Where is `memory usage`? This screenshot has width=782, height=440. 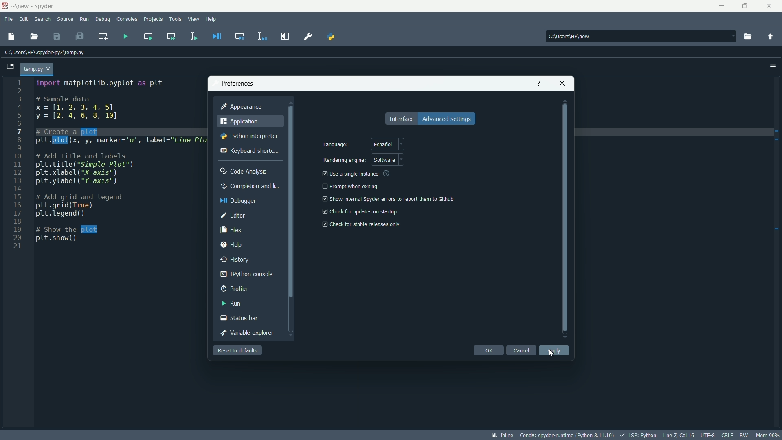
memory usage is located at coordinates (768, 435).